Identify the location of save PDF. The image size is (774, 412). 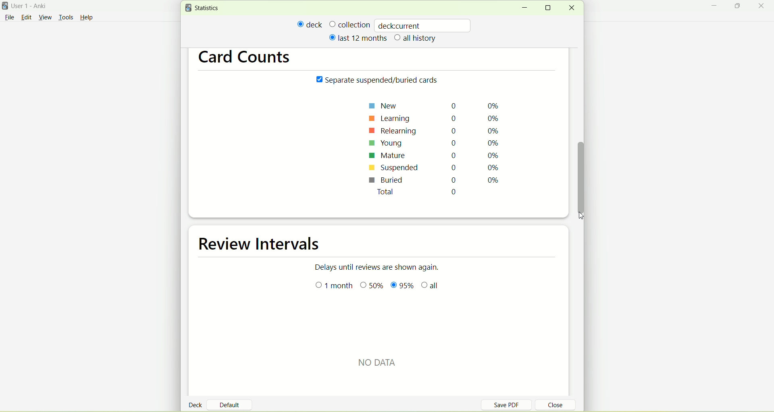
(511, 404).